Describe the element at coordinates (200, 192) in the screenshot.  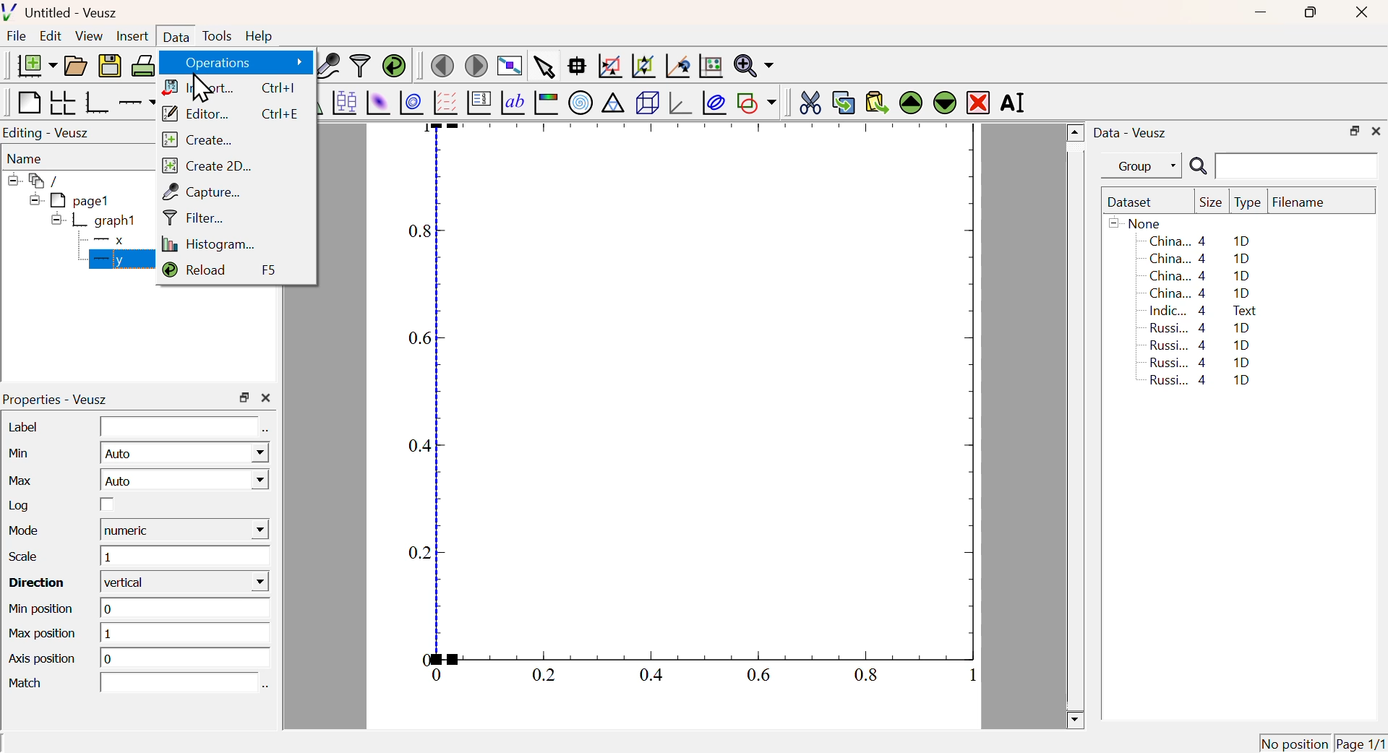
I see `Capture.` at that location.